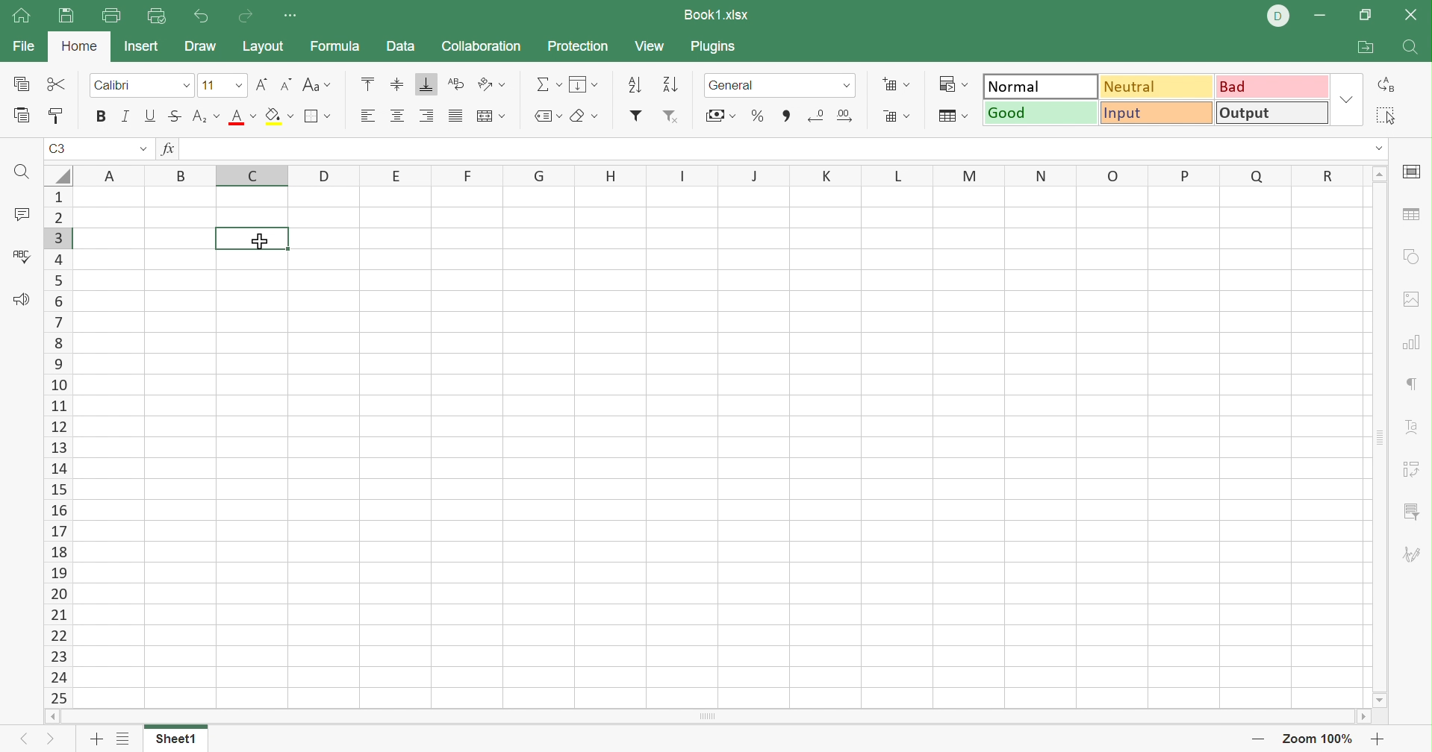  I want to click on C3, so click(57, 148).